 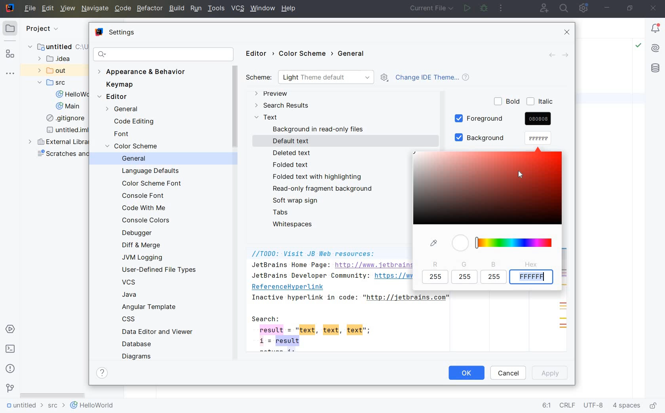 What do you see at coordinates (507, 102) in the screenshot?
I see `BOLD` at bounding box center [507, 102].